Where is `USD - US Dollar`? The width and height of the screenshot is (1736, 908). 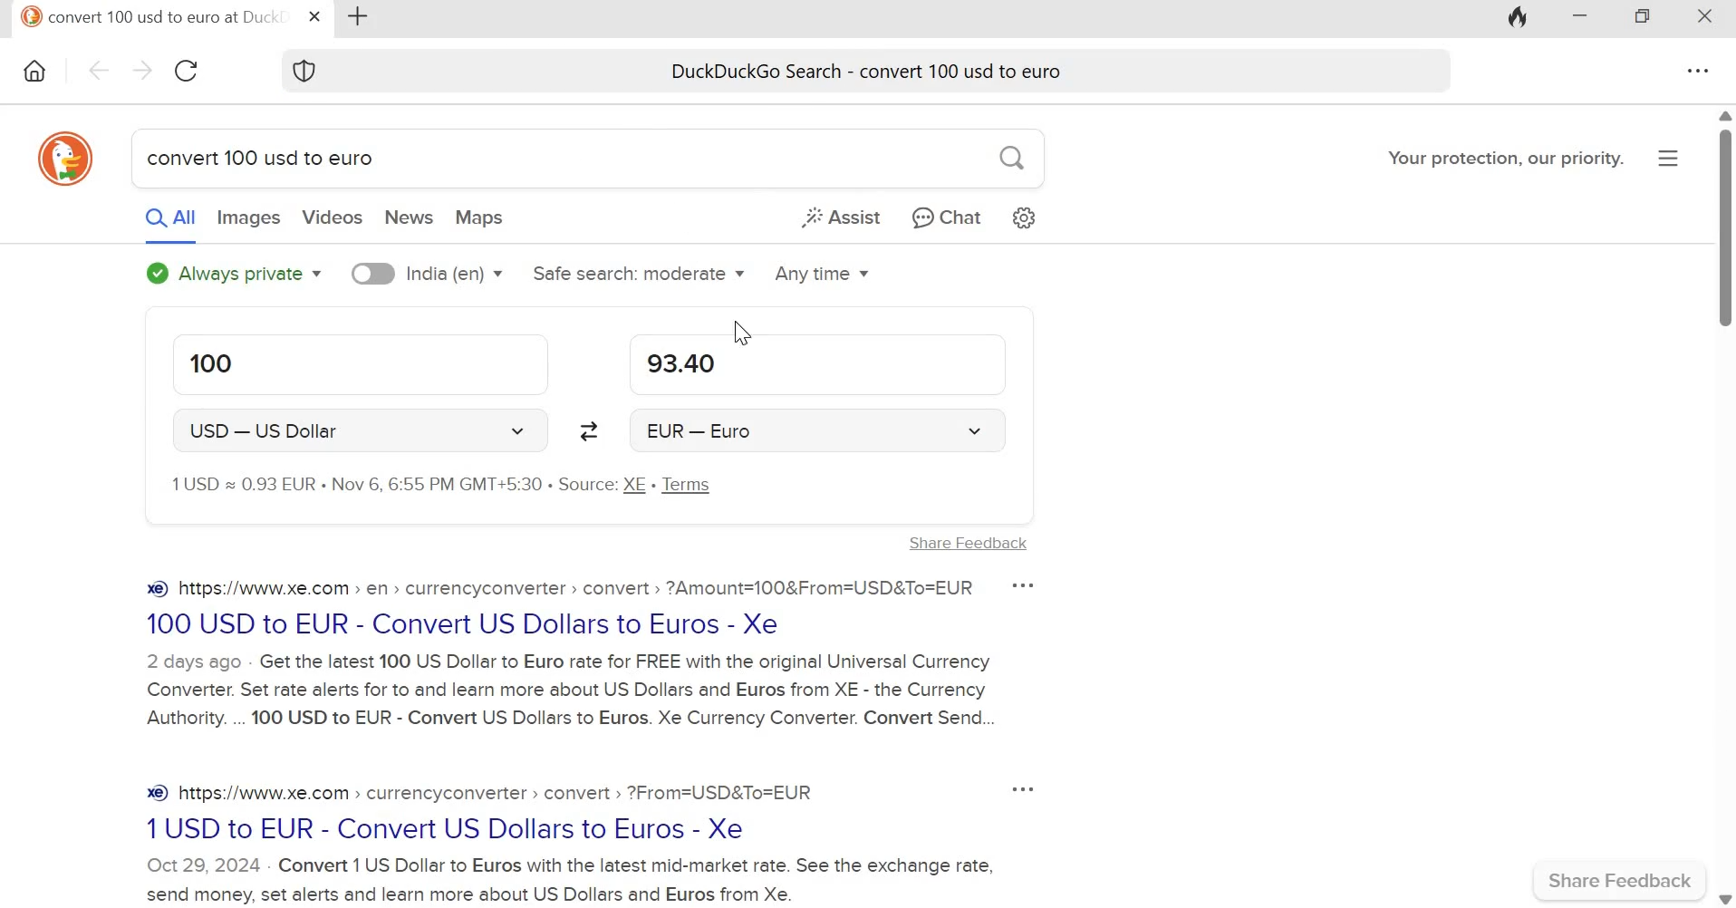 USD - US Dollar is located at coordinates (359, 430).